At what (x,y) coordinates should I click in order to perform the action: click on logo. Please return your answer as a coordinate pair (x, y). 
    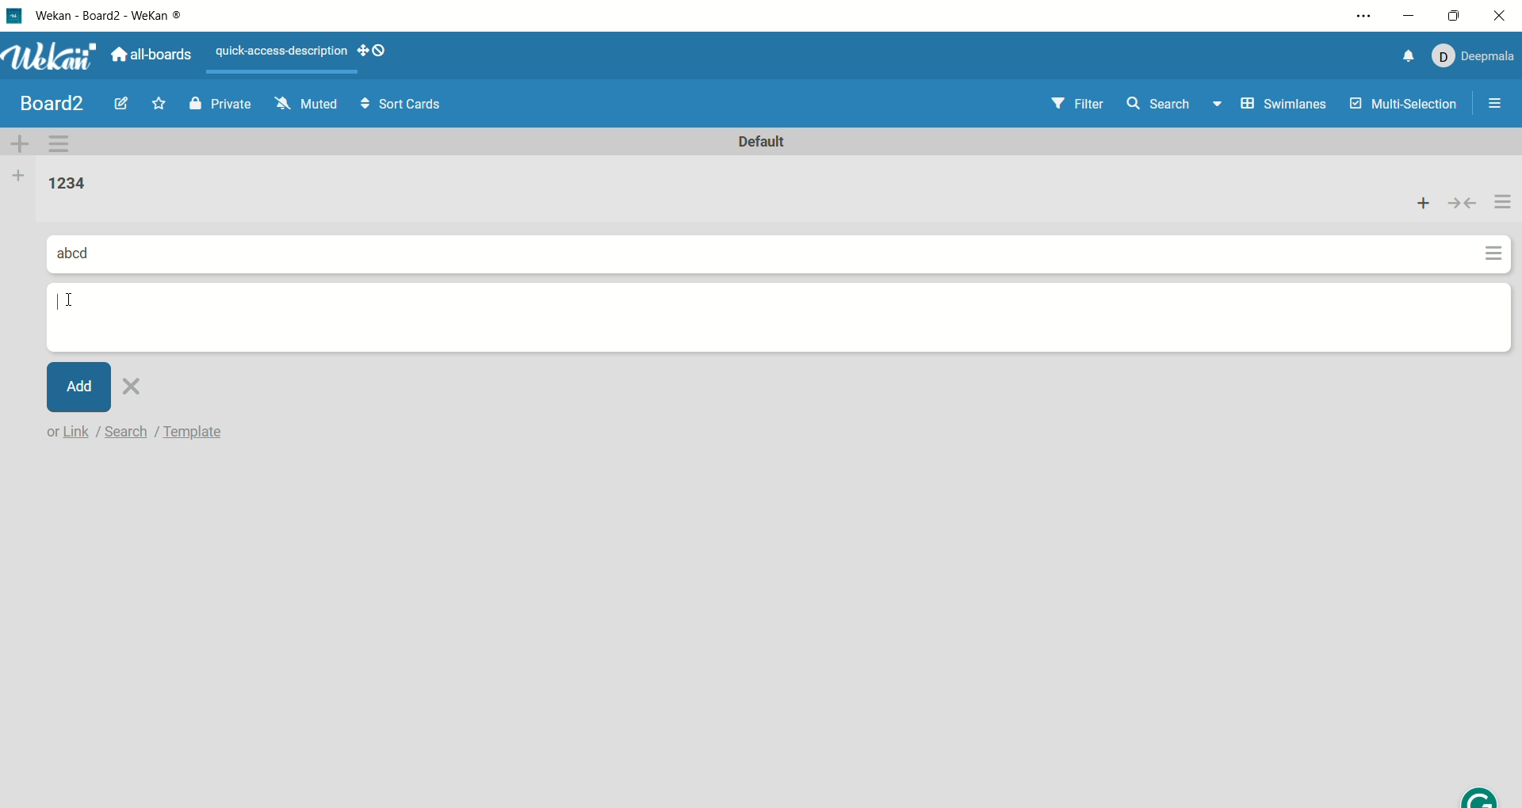
    Looking at the image, I should click on (17, 13).